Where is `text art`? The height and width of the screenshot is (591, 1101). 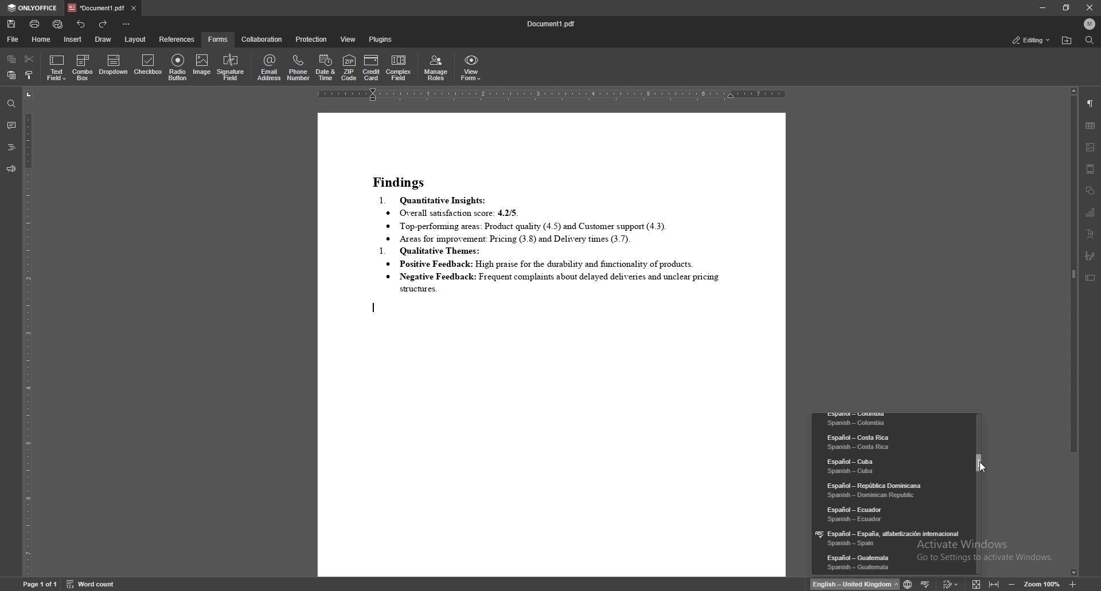
text art is located at coordinates (1091, 234).